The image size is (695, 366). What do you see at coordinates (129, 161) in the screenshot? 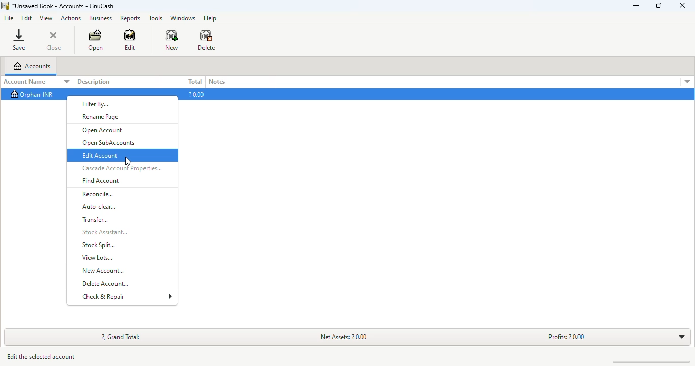
I see `cursor` at bounding box center [129, 161].